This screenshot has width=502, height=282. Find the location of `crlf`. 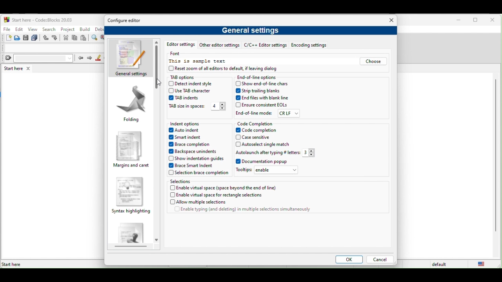

crlf is located at coordinates (289, 114).